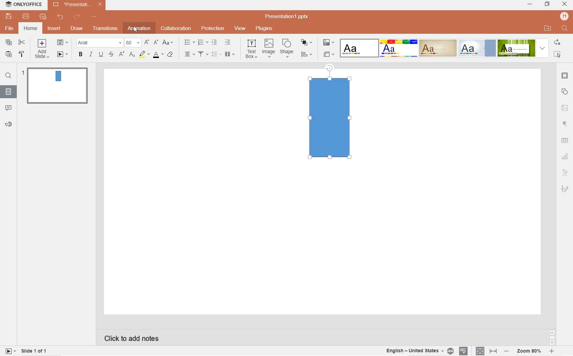 The image size is (573, 356). What do you see at coordinates (55, 30) in the screenshot?
I see `insert` at bounding box center [55, 30].